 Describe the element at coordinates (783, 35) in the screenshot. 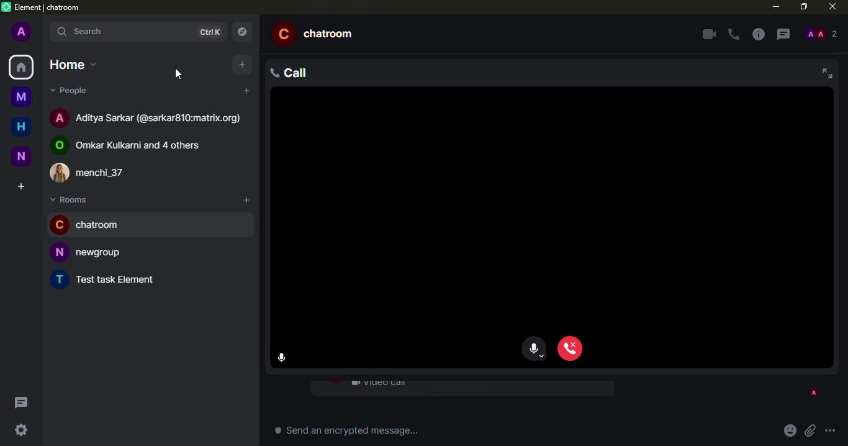

I see `threads` at that location.